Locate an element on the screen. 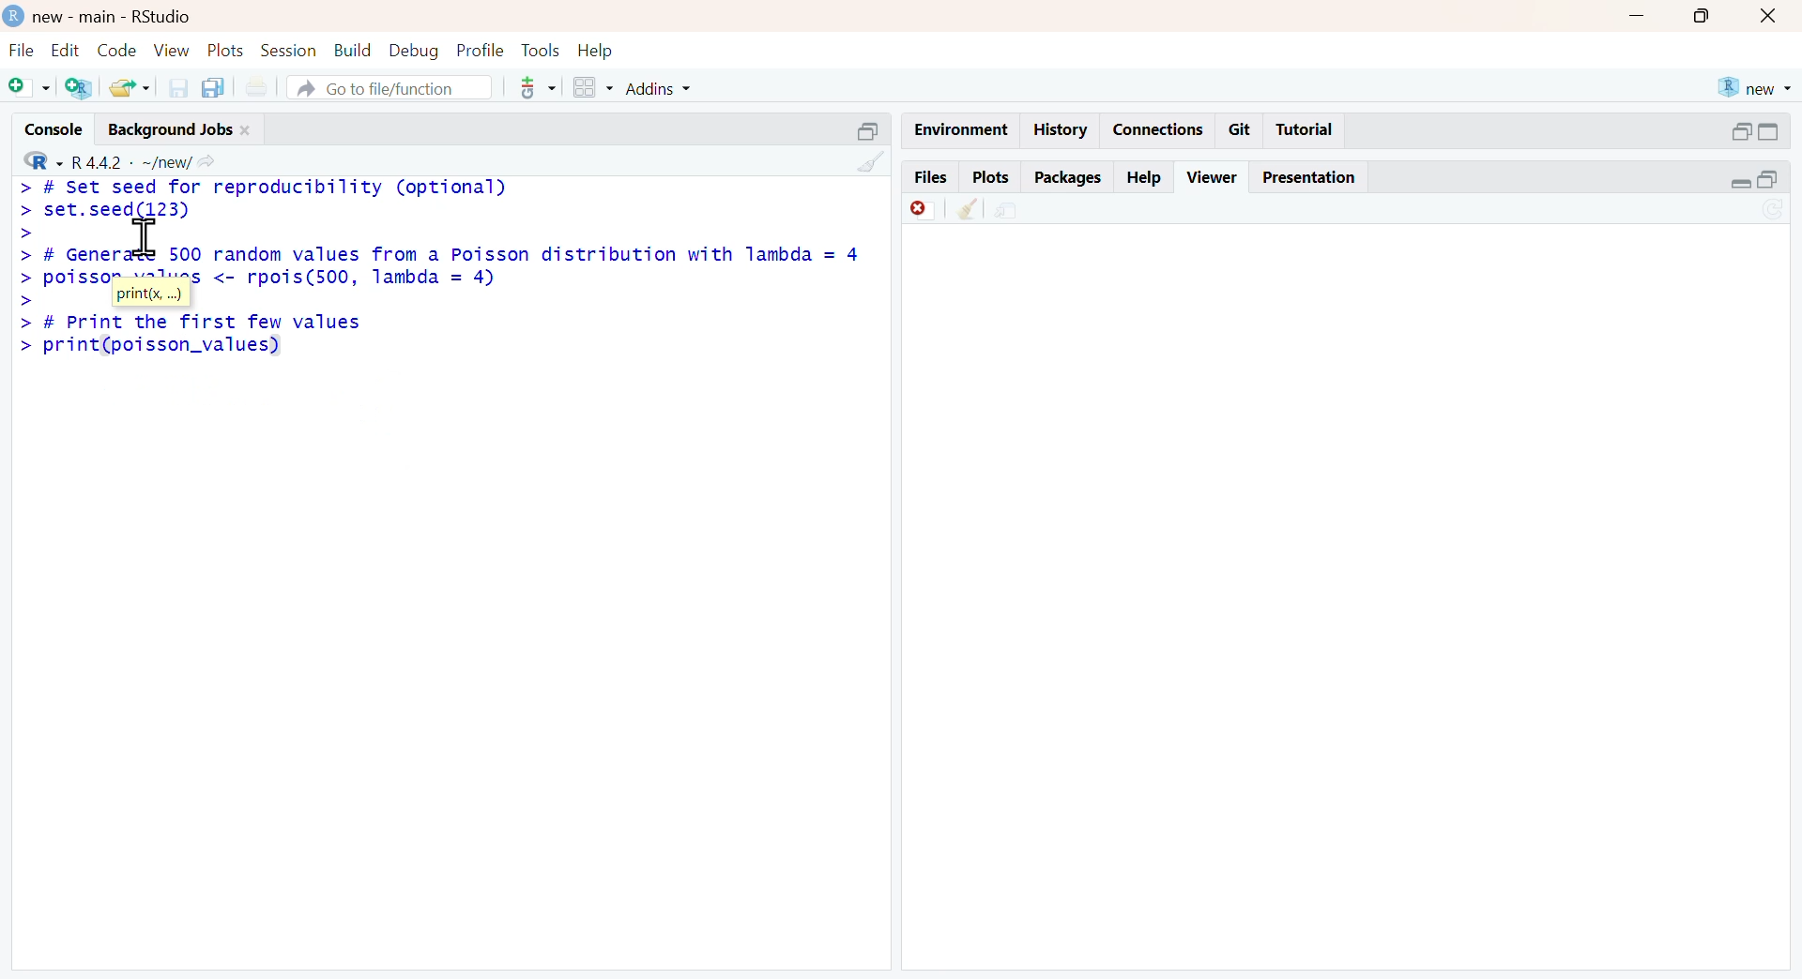  R is located at coordinates (45, 159).